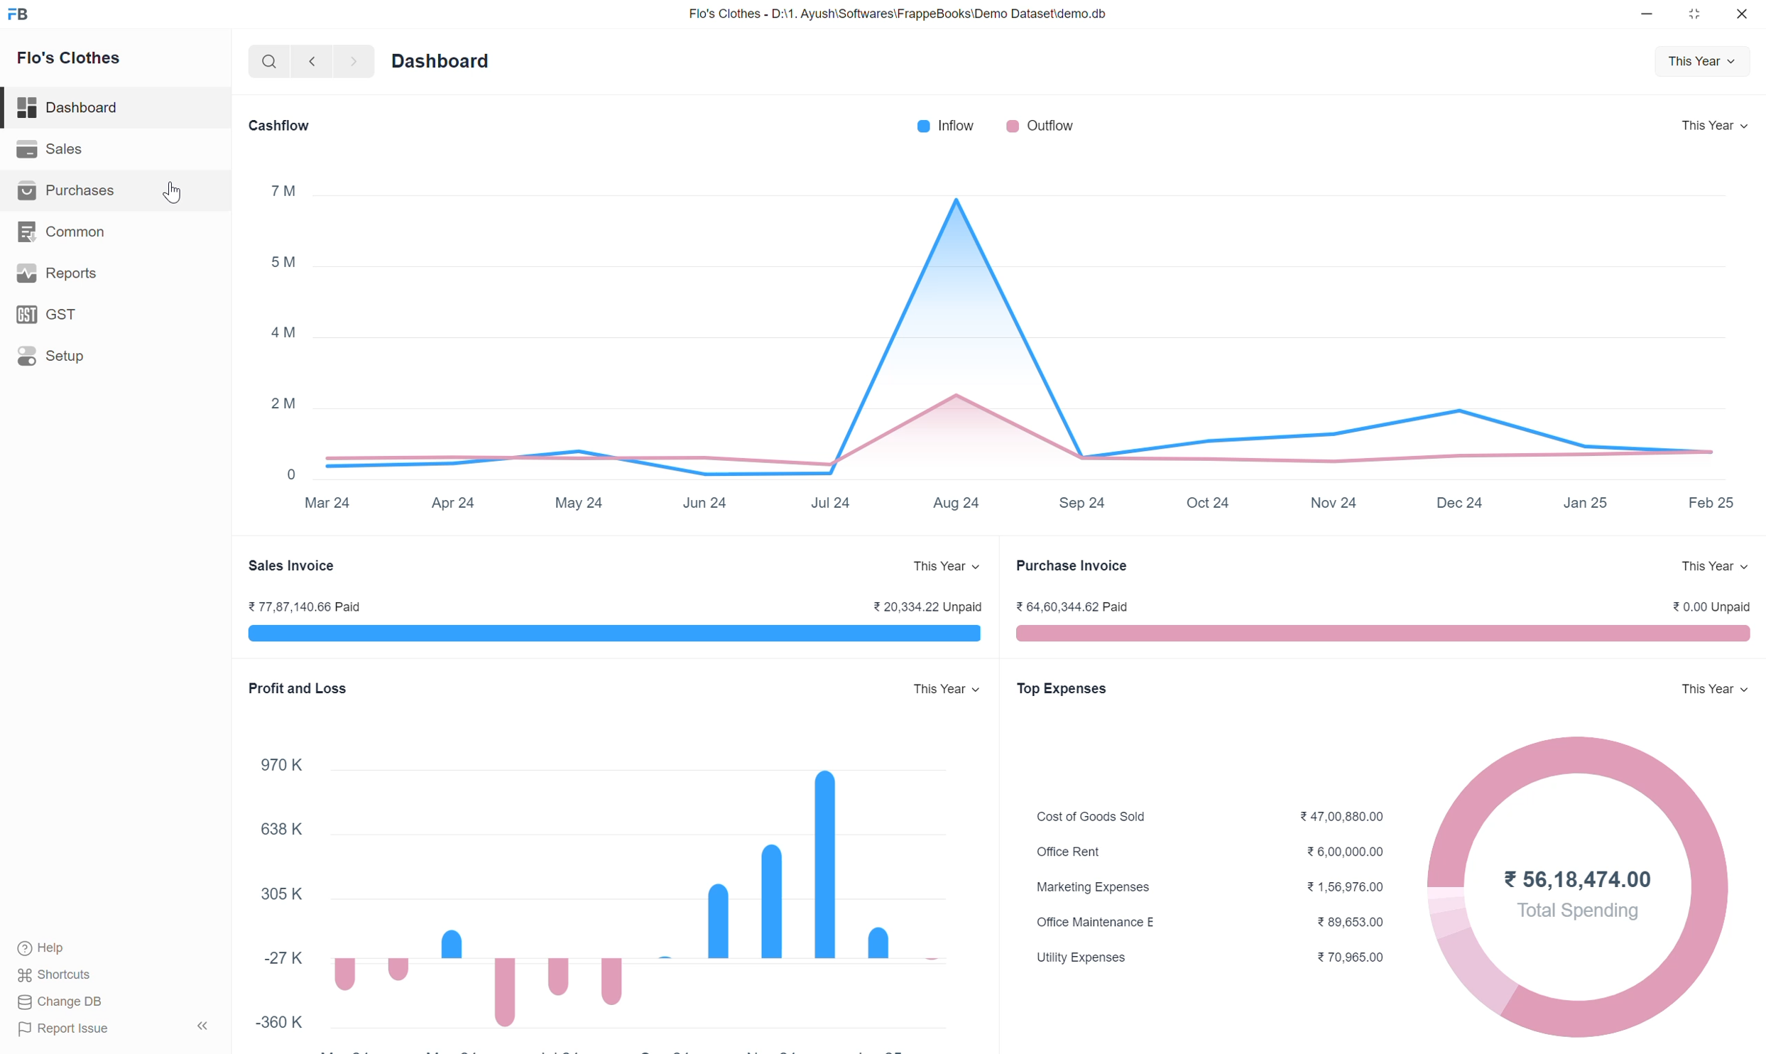  I want to click on Shortcuts, so click(61, 974).